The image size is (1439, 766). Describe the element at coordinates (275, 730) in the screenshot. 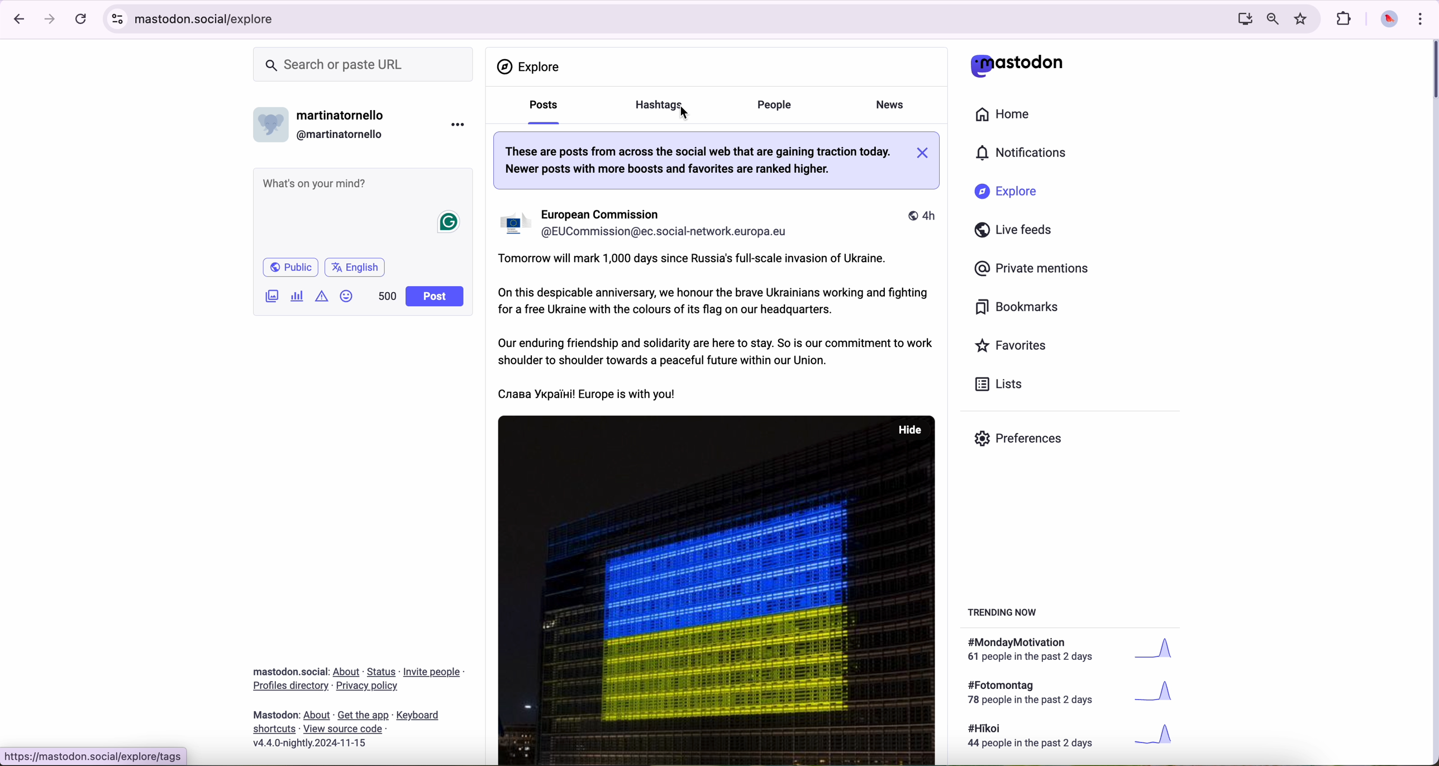

I see `link` at that location.